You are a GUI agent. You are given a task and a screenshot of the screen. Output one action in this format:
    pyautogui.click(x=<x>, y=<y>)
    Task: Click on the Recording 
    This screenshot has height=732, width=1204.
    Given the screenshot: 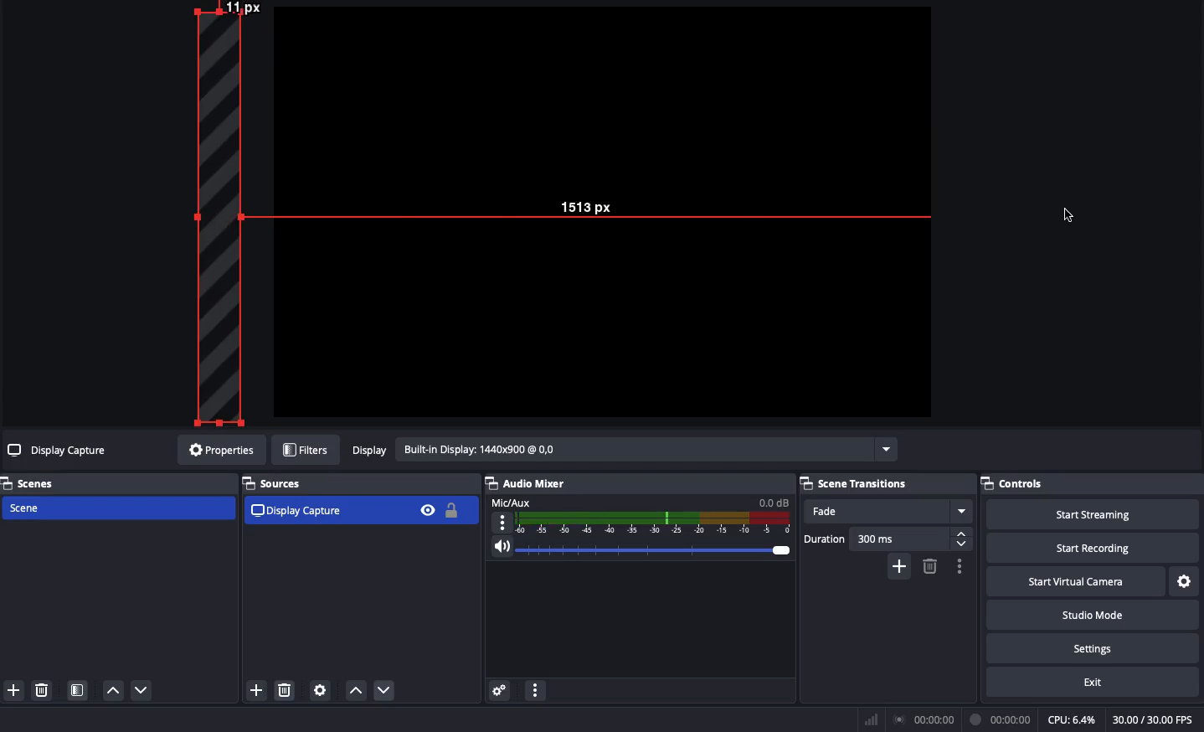 What is the action you would take?
    pyautogui.click(x=1001, y=719)
    